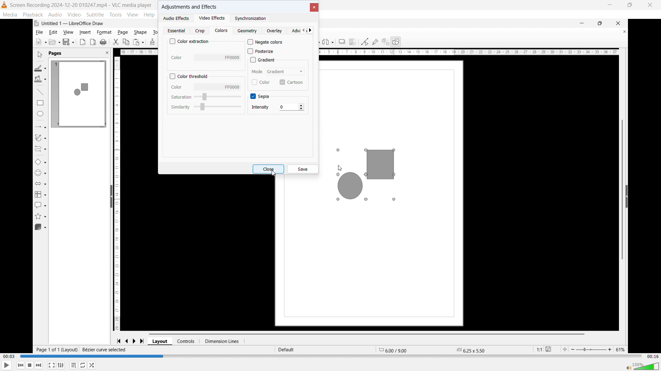 This screenshot has height=371, width=661. What do you see at coordinates (219, 57) in the screenshot?
I see `Select colour To extract  ` at bounding box center [219, 57].